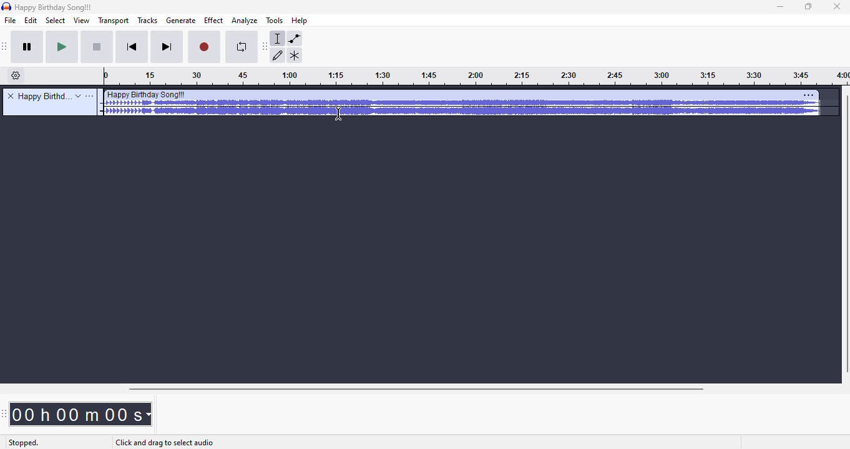 Image resolution: width=850 pixels, height=449 pixels. Describe the element at coordinates (167, 47) in the screenshot. I see `skip to end` at that location.